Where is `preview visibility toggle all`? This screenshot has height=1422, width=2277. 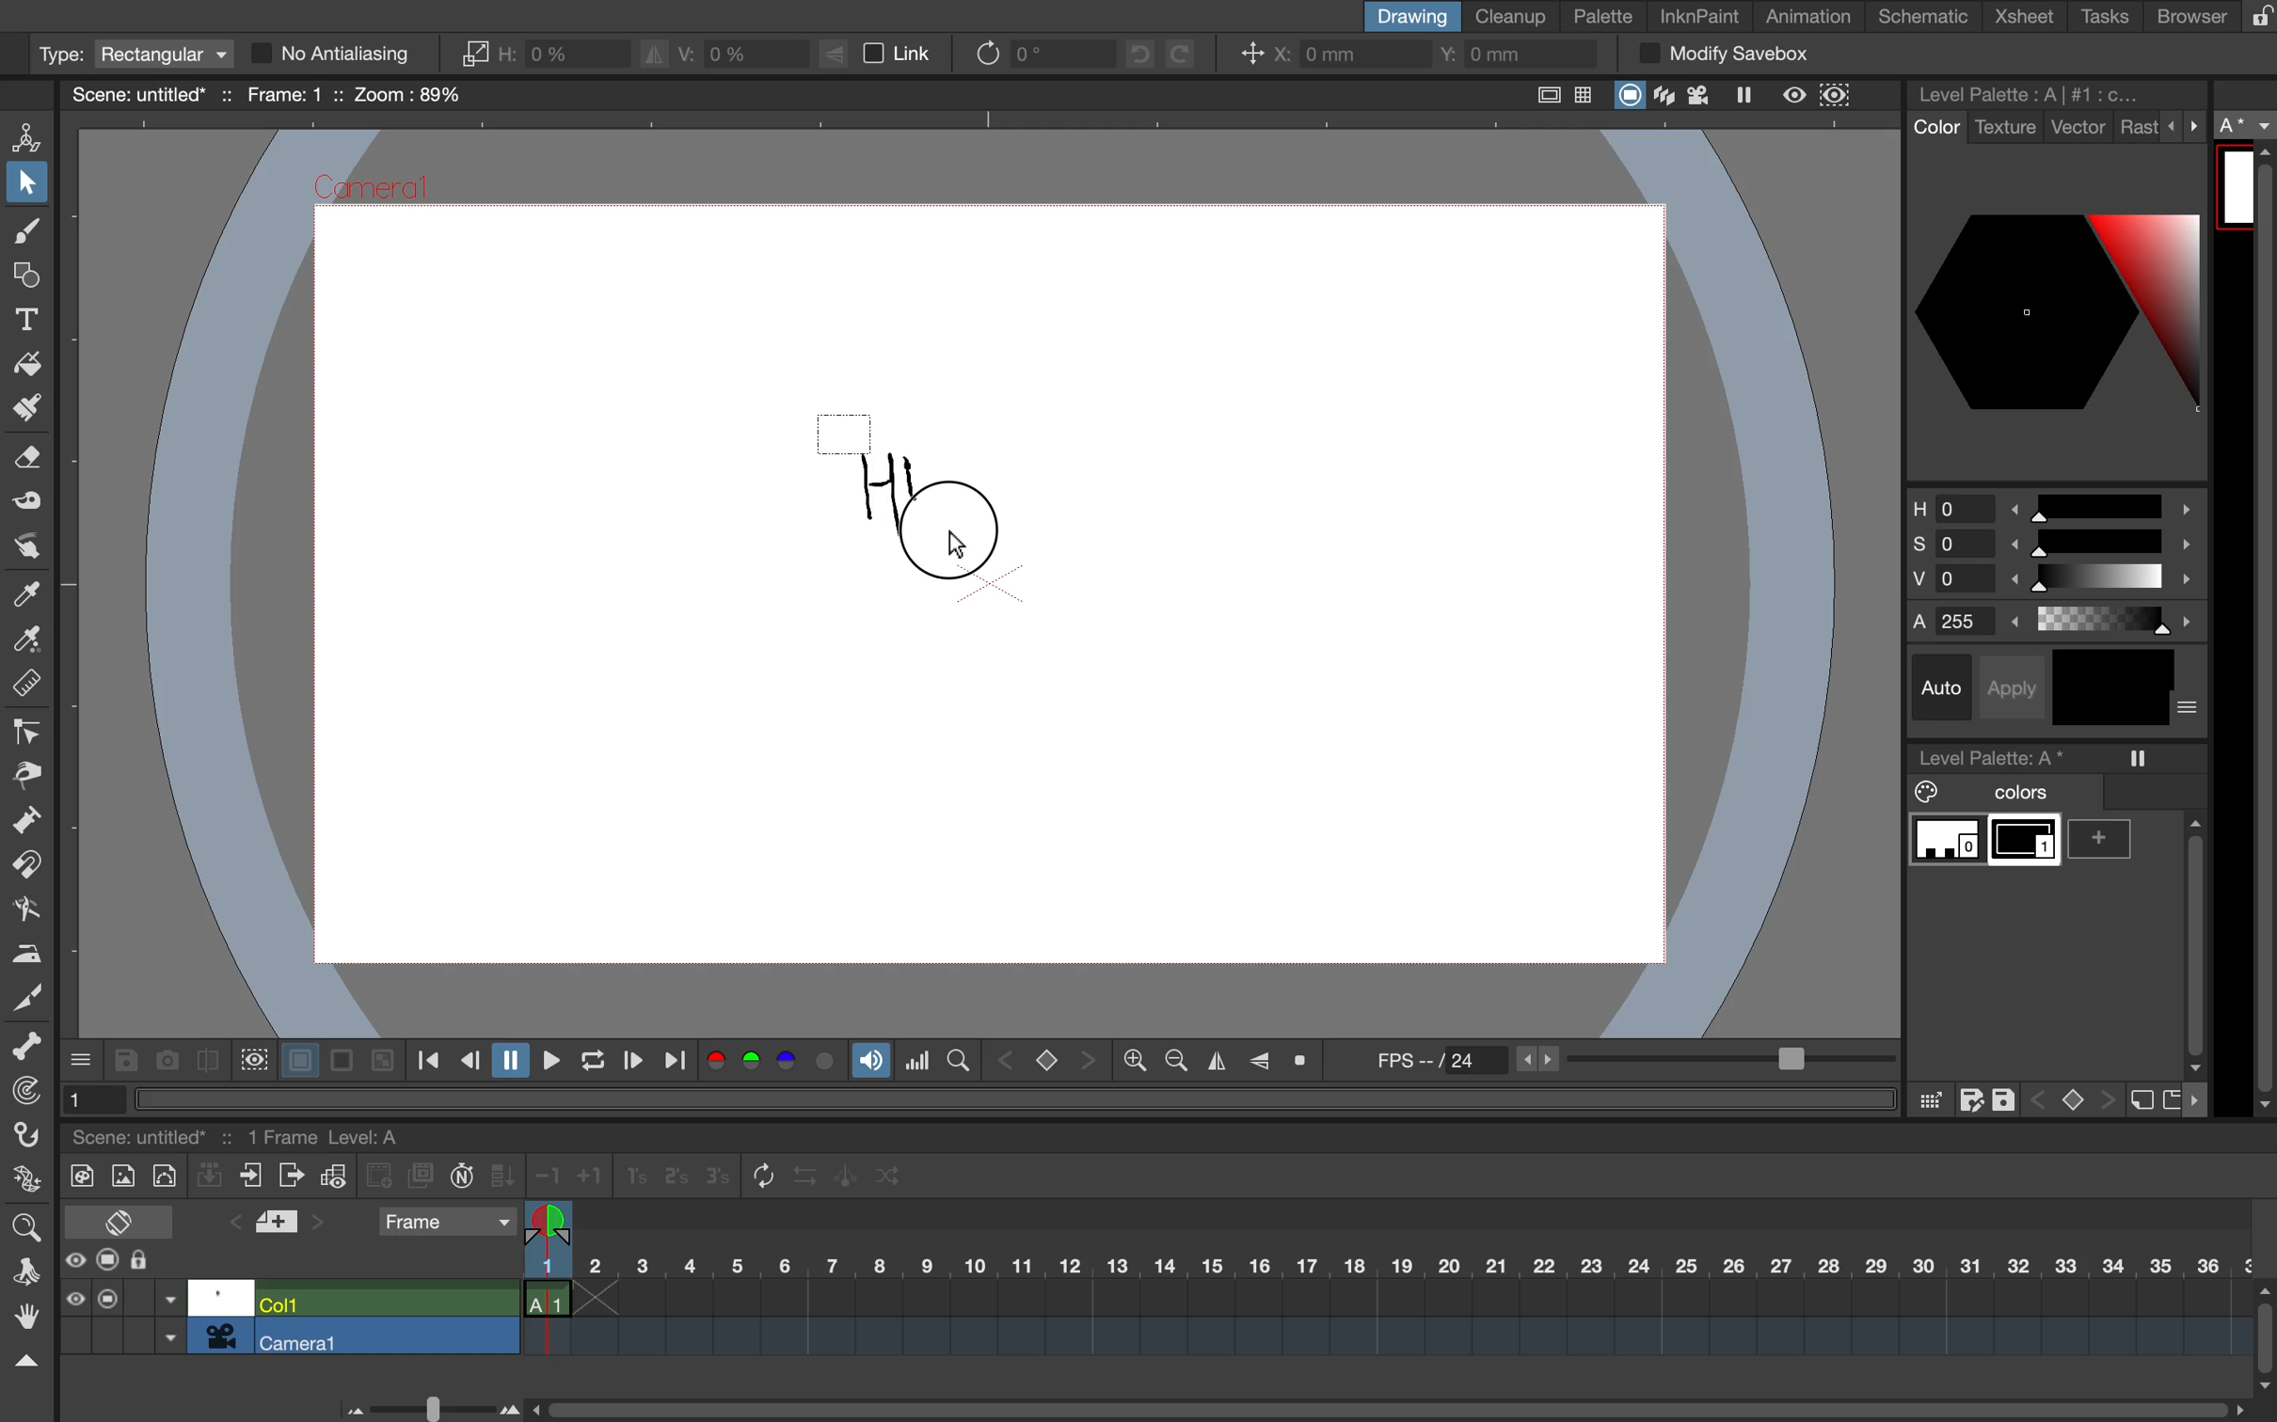
preview visibility toggle all is located at coordinates (73, 1260).